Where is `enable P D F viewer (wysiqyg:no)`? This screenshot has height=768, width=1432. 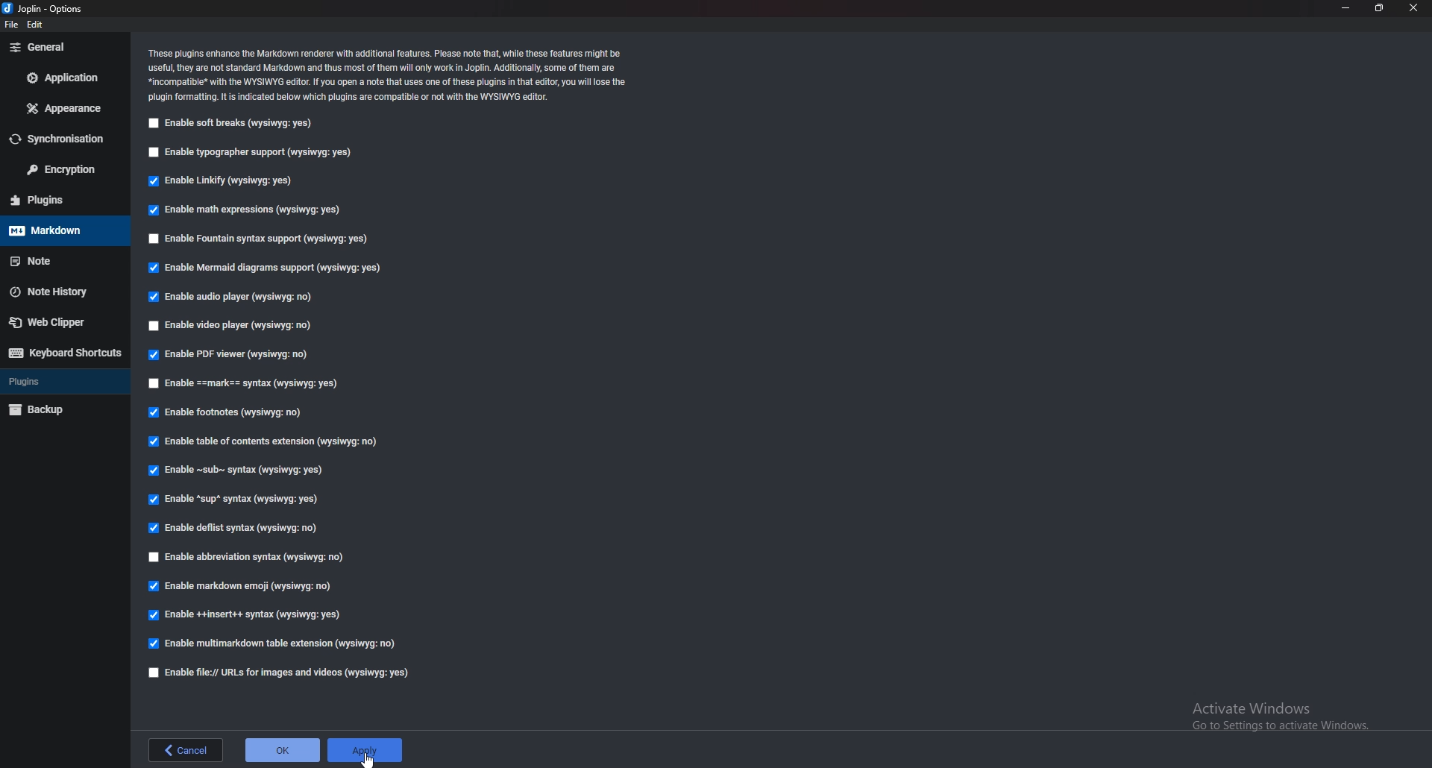 enable P D F viewer (wysiqyg:no) is located at coordinates (229, 356).